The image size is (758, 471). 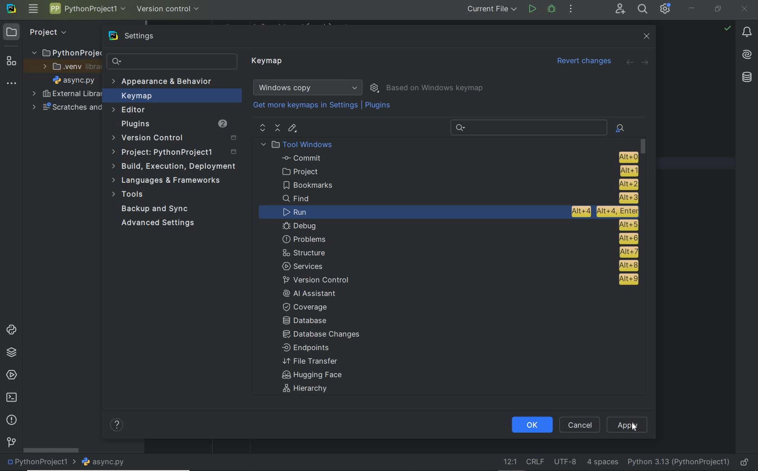 What do you see at coordinates (50, 450) in the screenshot?
I see `scrollbar` at bounding box center [50, 450].